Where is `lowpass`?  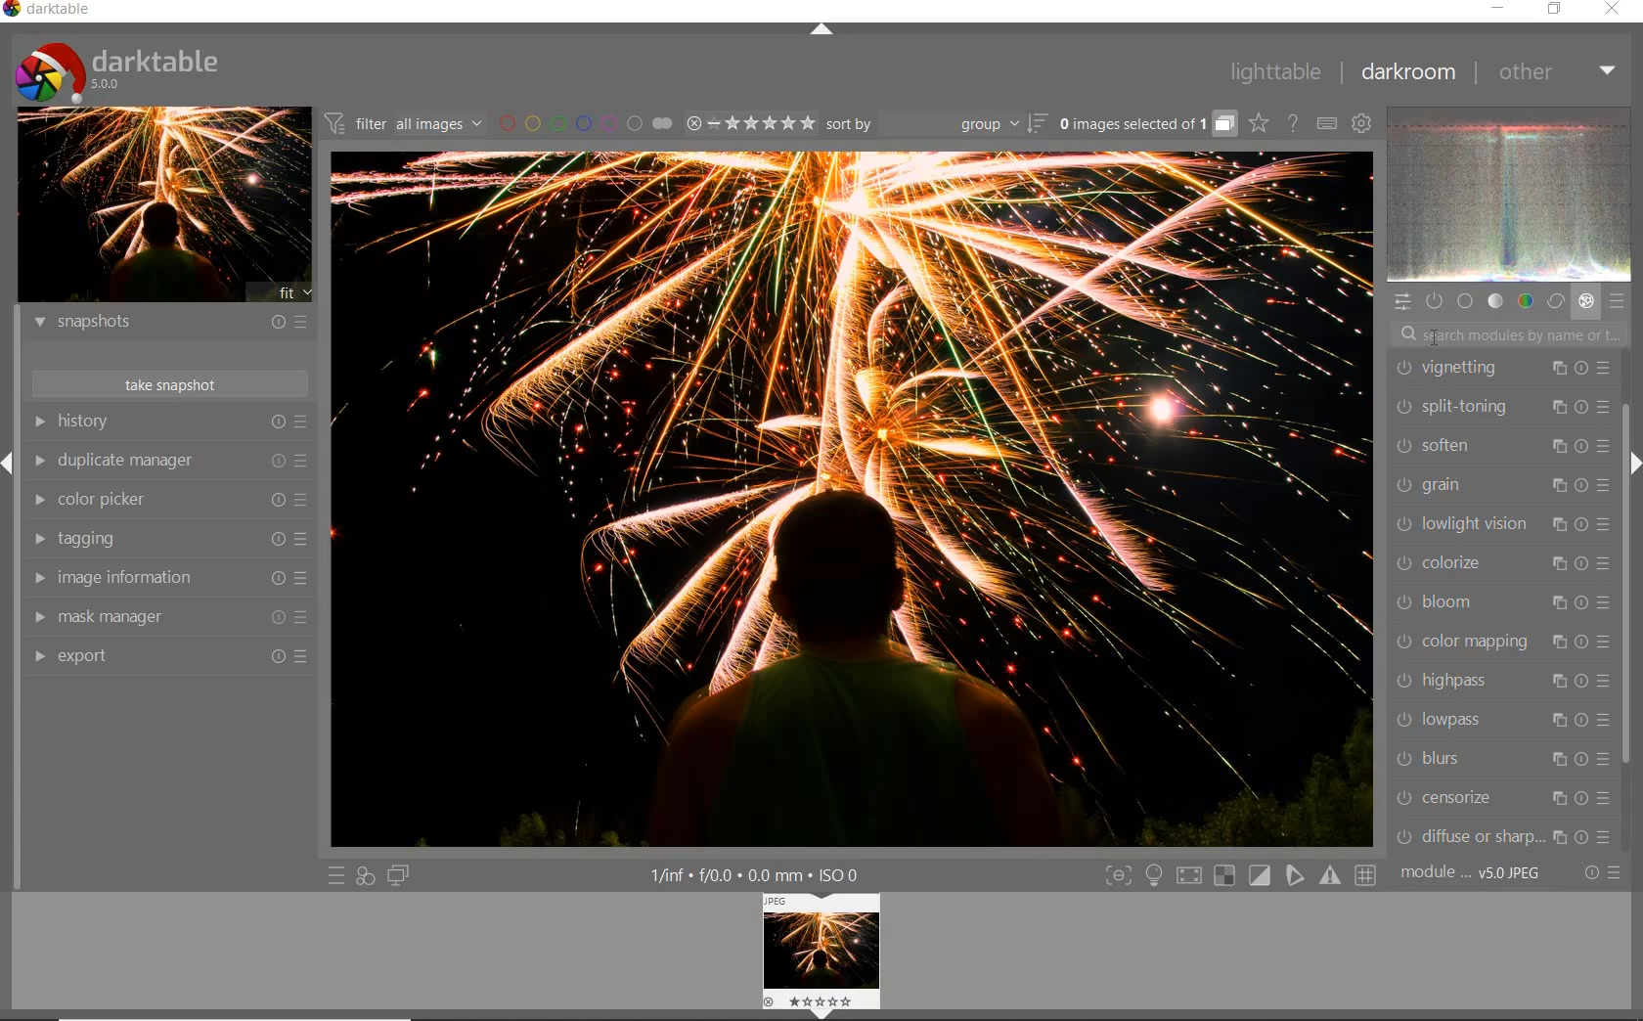
lowpass is located at coordinates (1501, 723).